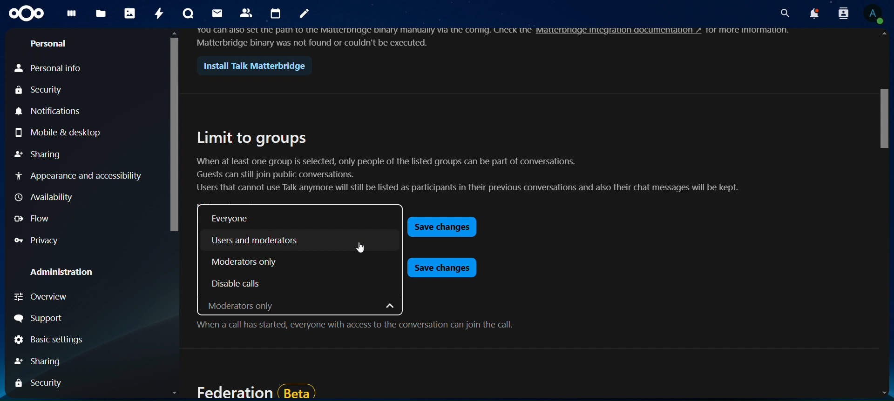 The height and width of the screenshot is (401, 894). What do you see at coordinates (42, 241) in the screenshot?
I see `privacy` at bounding box center [42, 241].